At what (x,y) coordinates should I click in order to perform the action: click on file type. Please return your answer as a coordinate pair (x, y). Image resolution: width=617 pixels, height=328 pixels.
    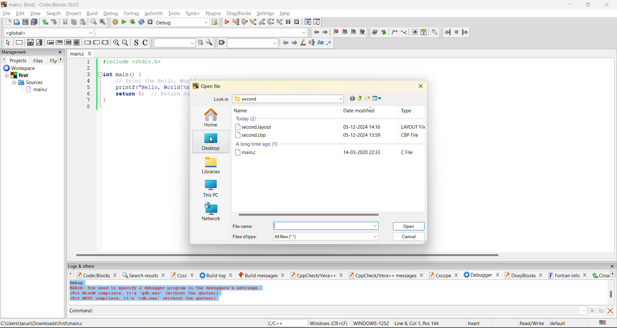
    Looking at the image, I should click on (245, 236).